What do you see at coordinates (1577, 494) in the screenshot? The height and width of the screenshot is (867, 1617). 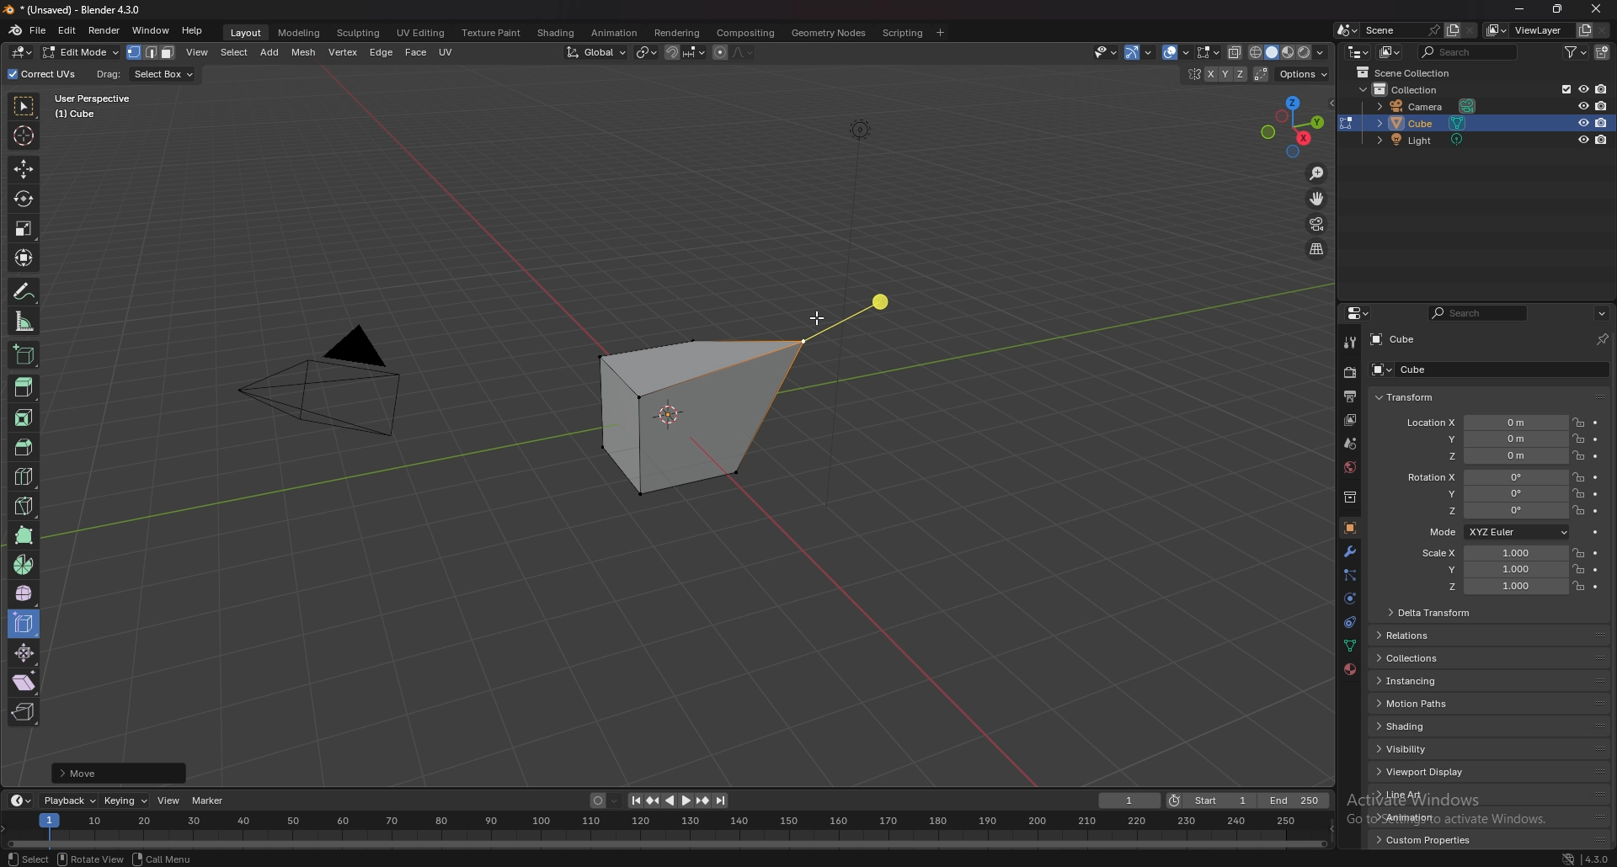 I see `lock` at bounding box center [1577, 494].